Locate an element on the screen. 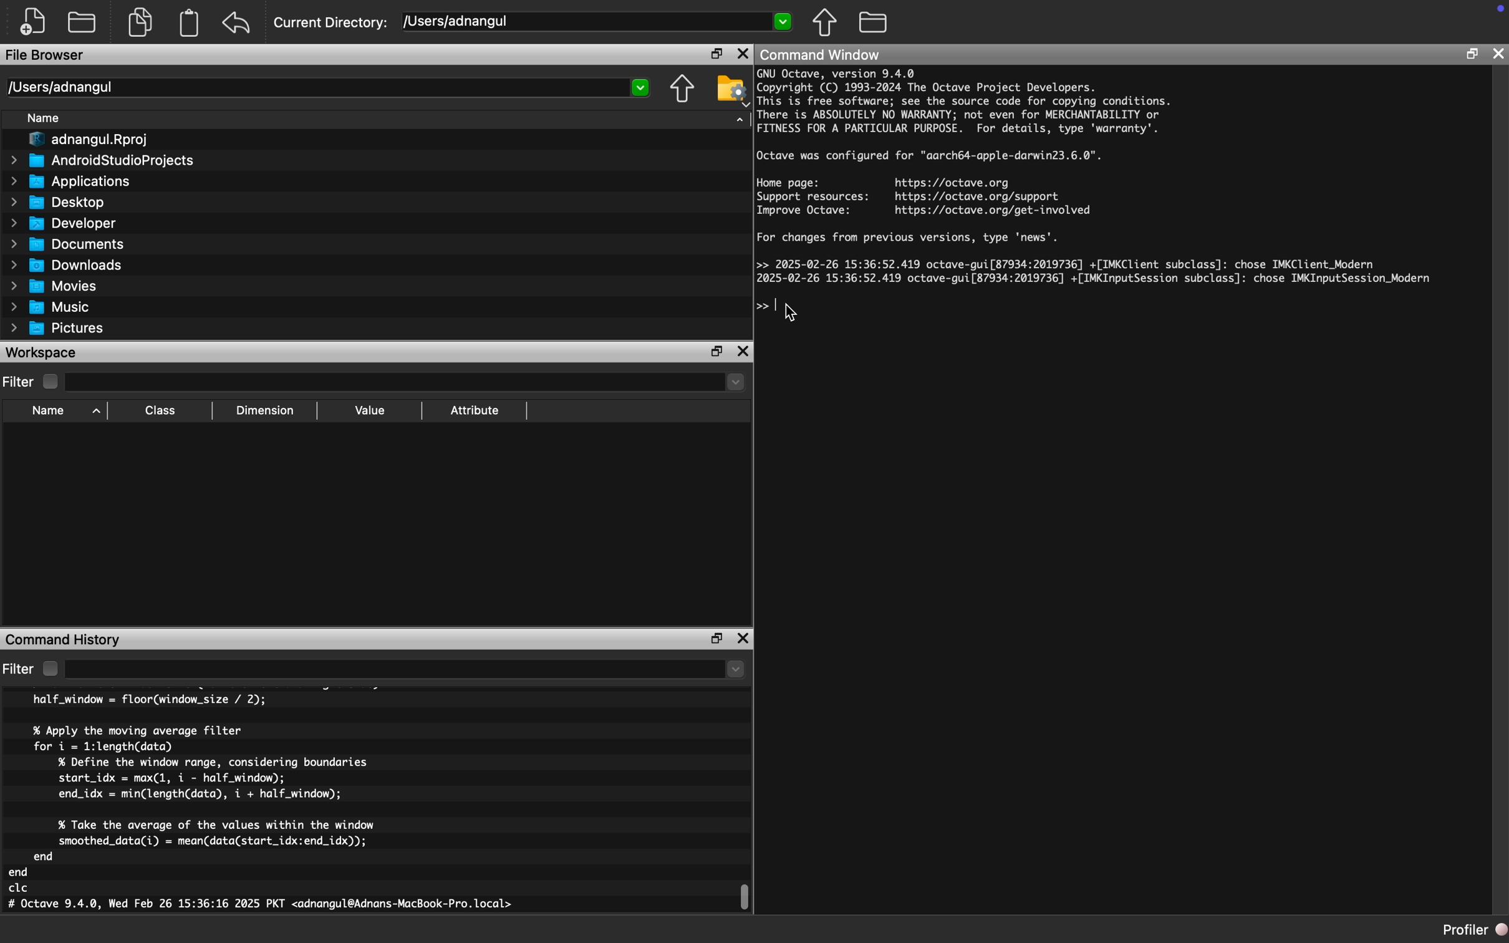 Image resolution: width=1509 pixels, height=943 pixels. Command History is located at coordinates (63, 640).